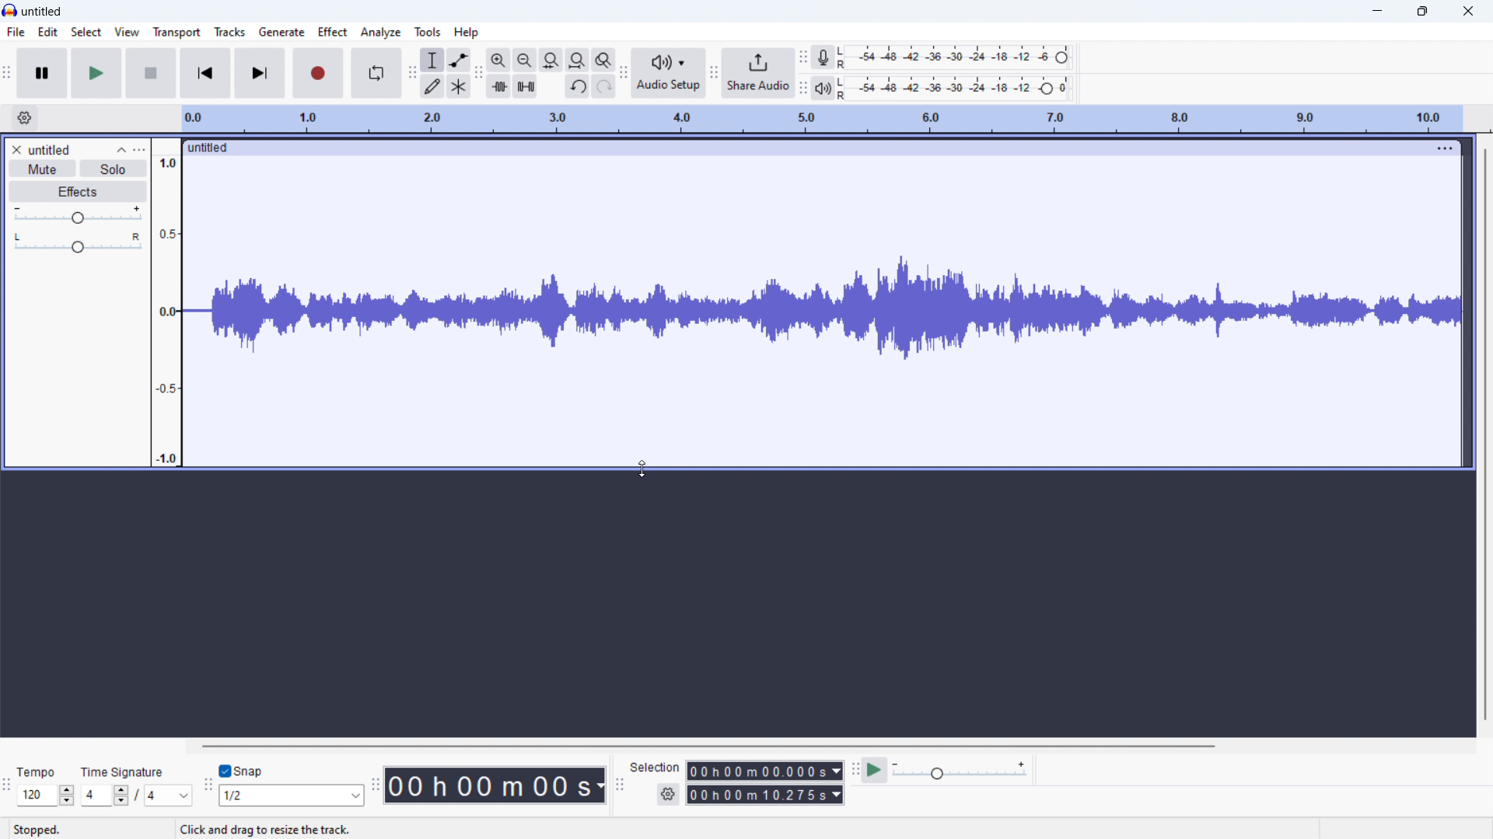  I want to click on timeline, so click(823, 119).